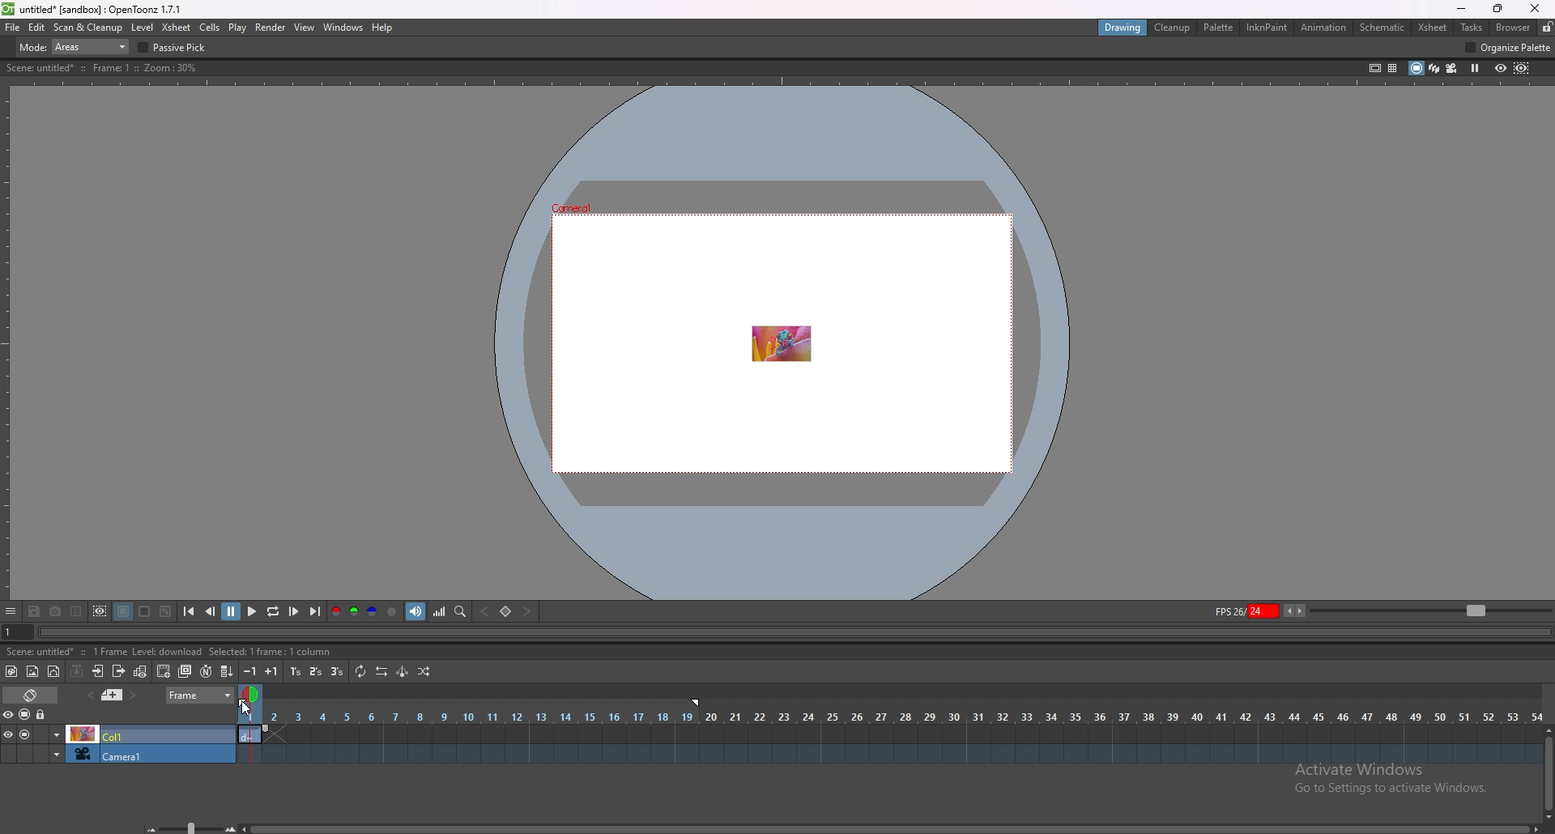 The width and height of the screenshot is (1555, 834). What do you see at coordinates (142, 673) in the screenshot?
I see `toggle edit in place` at bounding box center [142, 673].